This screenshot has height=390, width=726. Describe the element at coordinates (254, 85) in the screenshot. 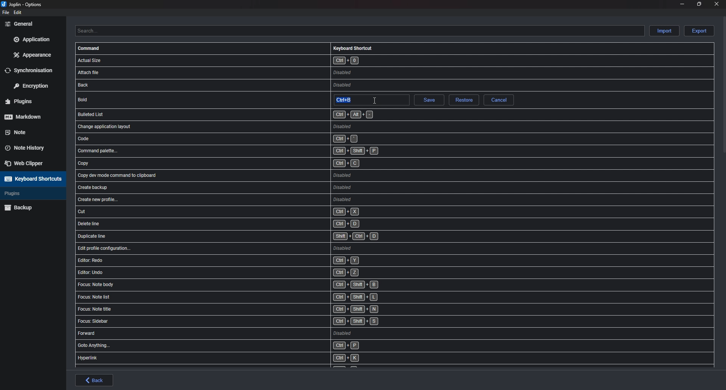

I see `shortcut` at that location.